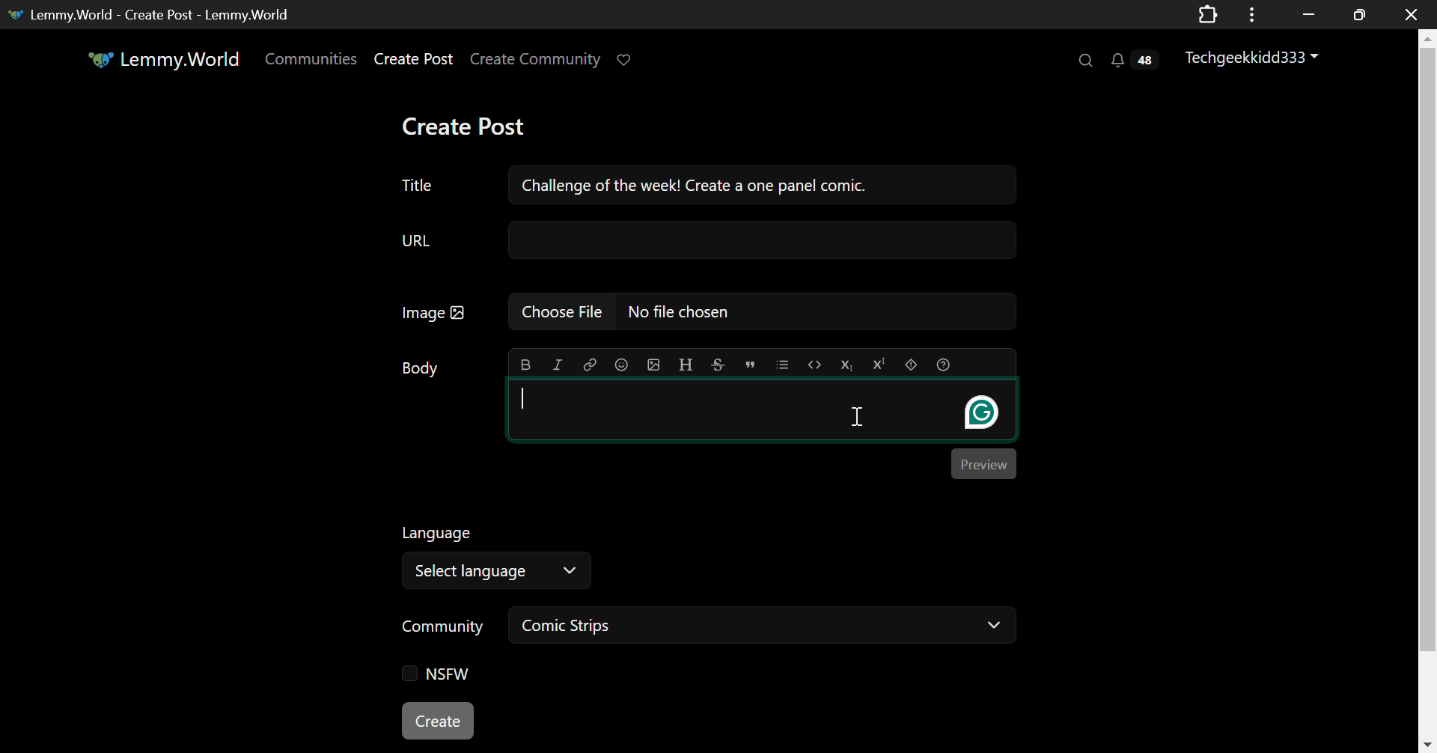 Image resolution: width=1437 pixels, height=753 pixels. I want to click on Lemmy.World, so click(163, 62).